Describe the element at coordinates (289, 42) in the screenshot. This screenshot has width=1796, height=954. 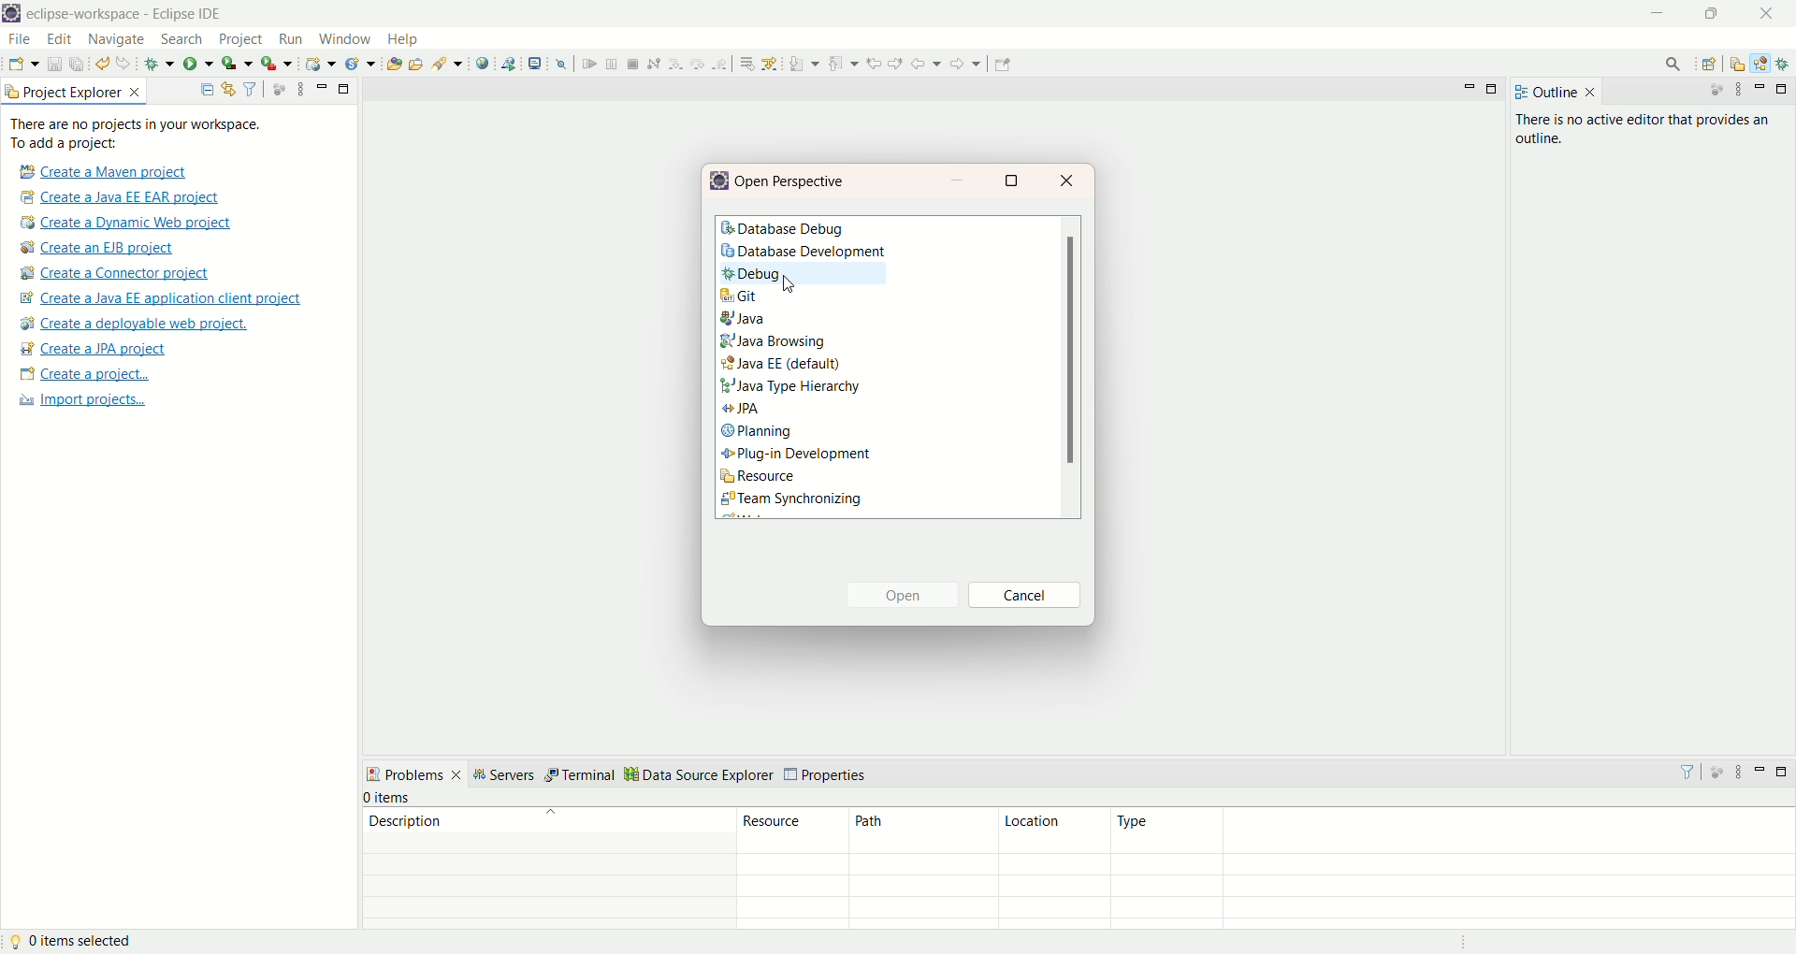
I see `run` at that location.